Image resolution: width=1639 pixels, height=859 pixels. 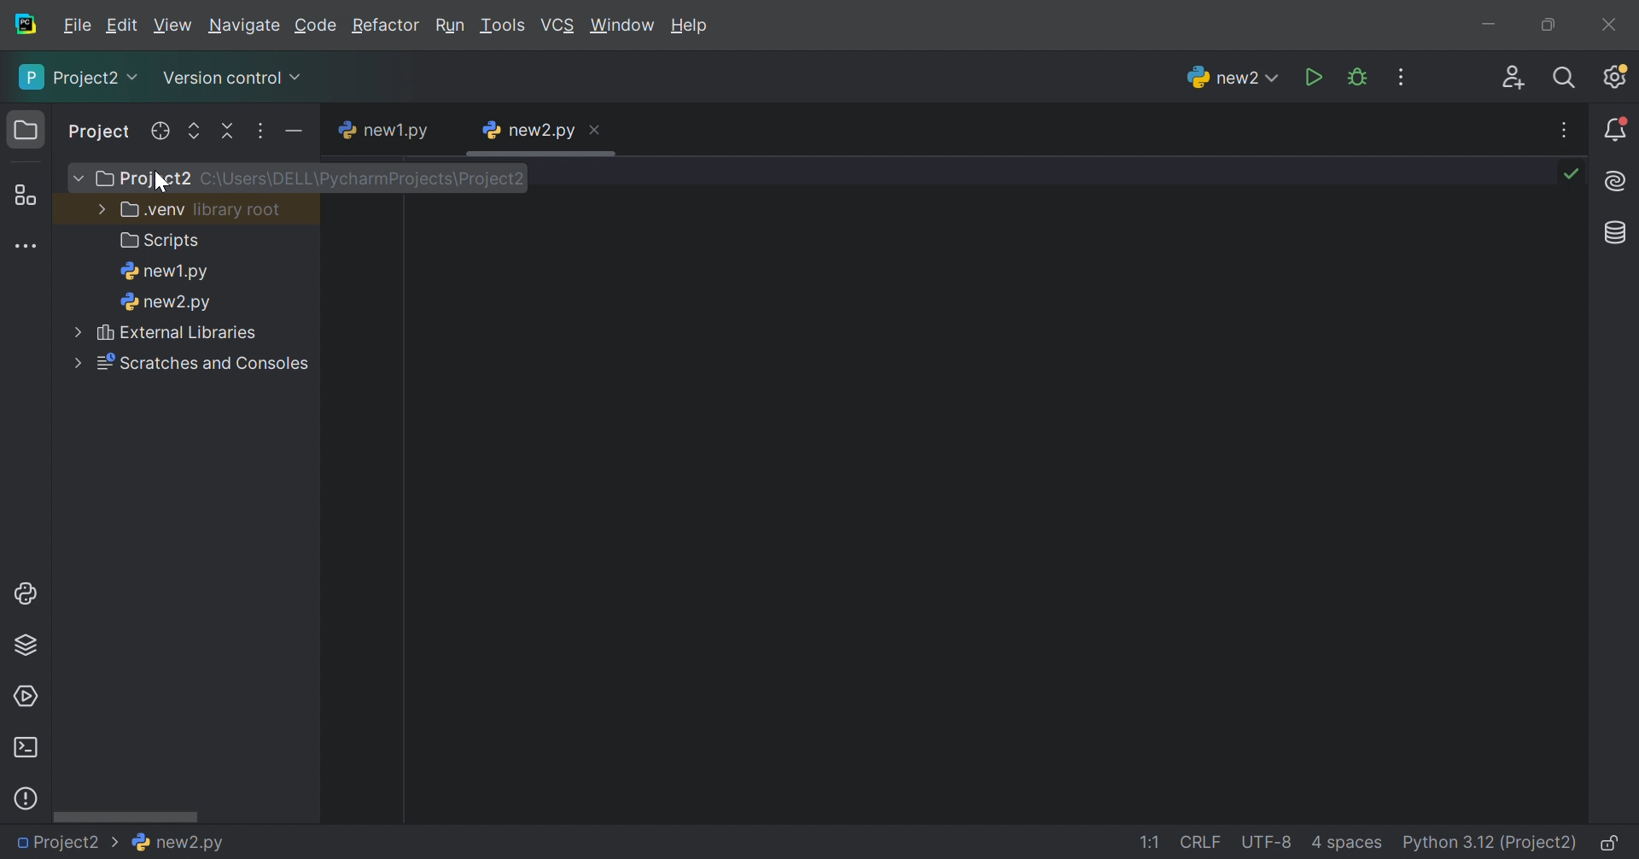 What do you see at coordinates (22, 25) in the screenshot?
I see `PyCharm icon` at bounding box center [22, 25].